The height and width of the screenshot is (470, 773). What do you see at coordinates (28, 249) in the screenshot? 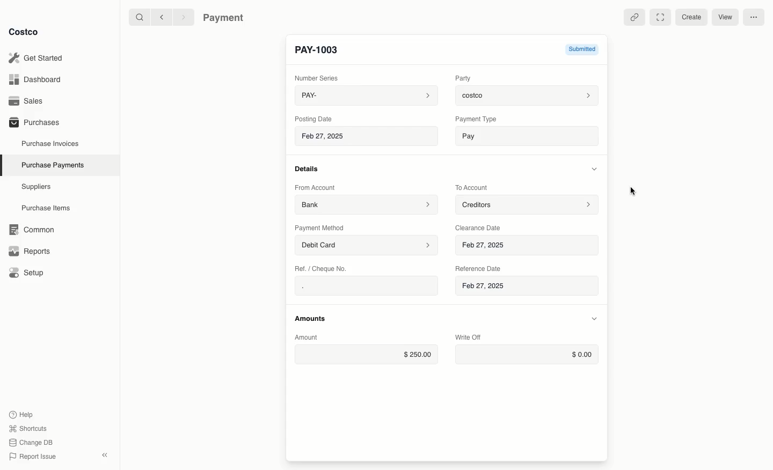
I see `Reports` at bounding box center [28, 249].